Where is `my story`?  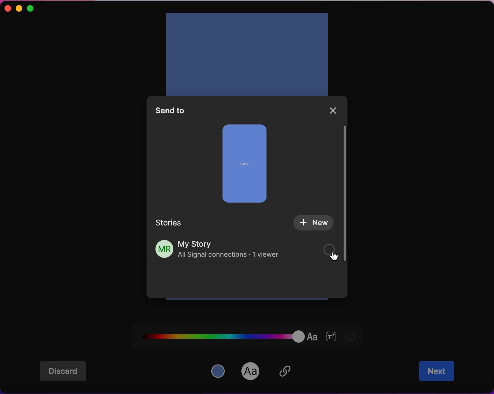
my story is located at coordinates (233, 243).